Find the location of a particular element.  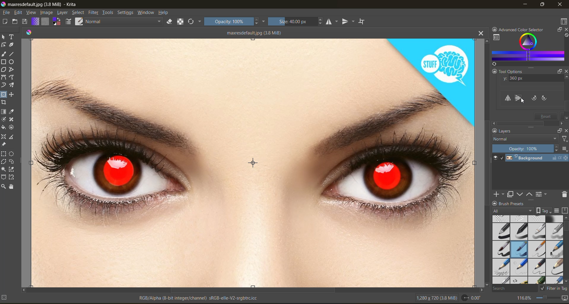

layer is located at coordinates (62, 12).